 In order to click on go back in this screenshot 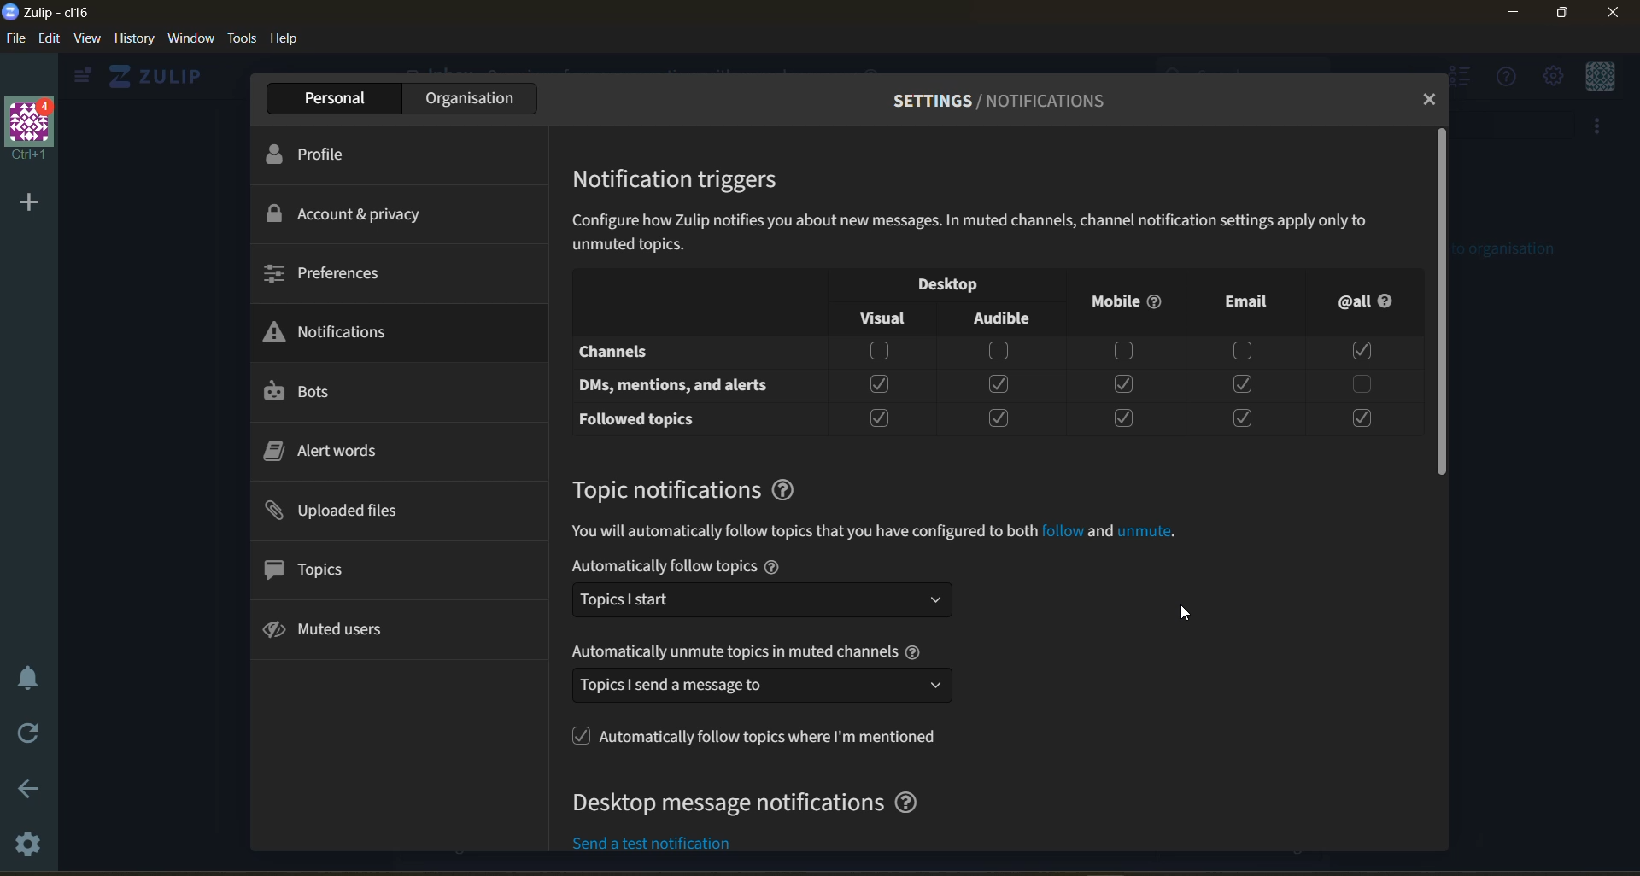, I will do `click(29, 787)`.